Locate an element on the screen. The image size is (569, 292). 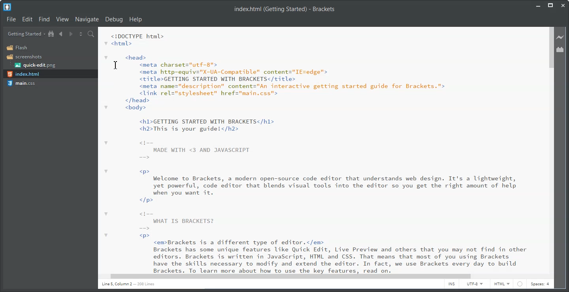
code  is located at coordinates (320, 150).